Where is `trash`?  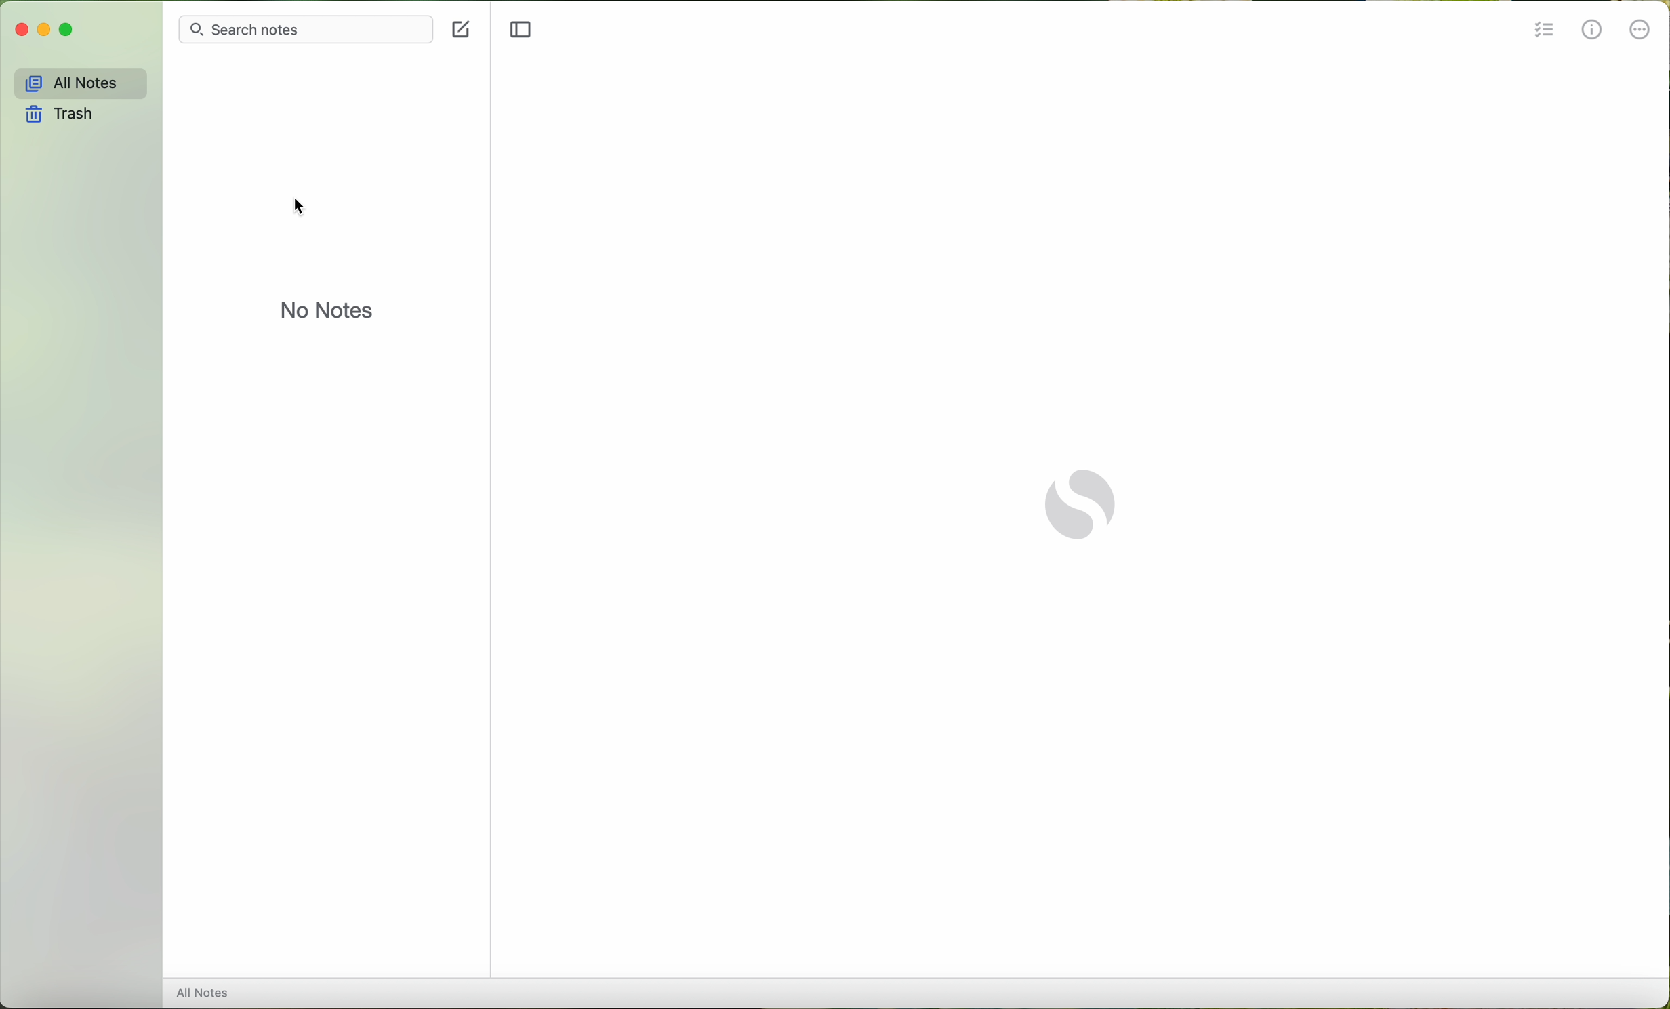
trash is located at coordinates (62, 117).